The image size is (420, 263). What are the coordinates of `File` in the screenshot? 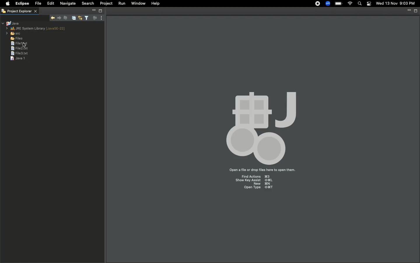 It's located at (38, 4).